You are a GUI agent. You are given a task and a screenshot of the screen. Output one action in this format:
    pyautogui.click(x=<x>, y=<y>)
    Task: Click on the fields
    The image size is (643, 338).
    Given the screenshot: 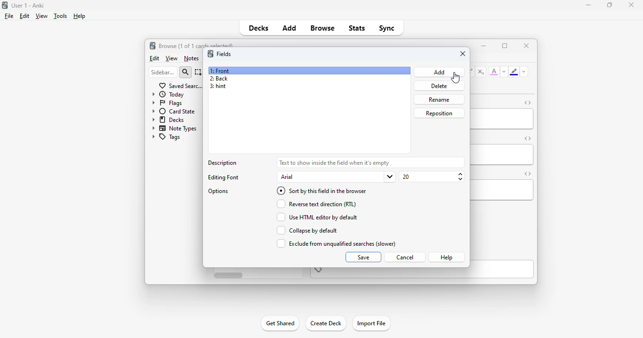 What is the action you would take?
    pyautogui.click(x=224, y=54)
    